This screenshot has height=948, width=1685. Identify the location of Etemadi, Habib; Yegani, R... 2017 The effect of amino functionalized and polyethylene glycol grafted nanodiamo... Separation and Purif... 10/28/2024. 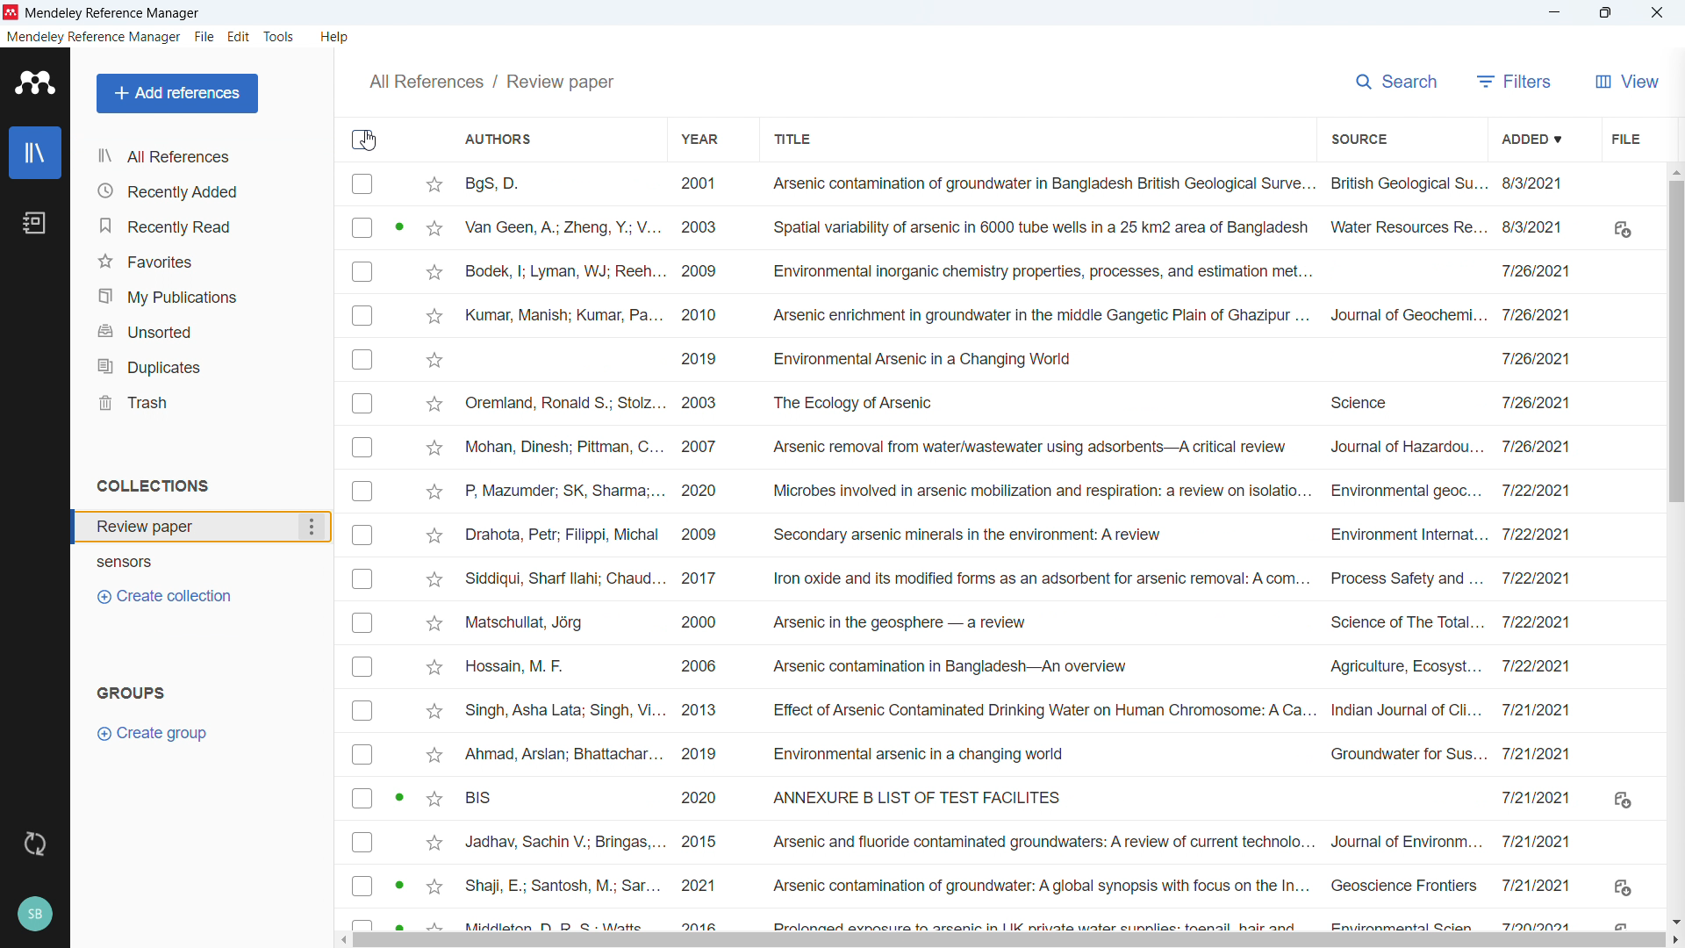
(1023, 226).